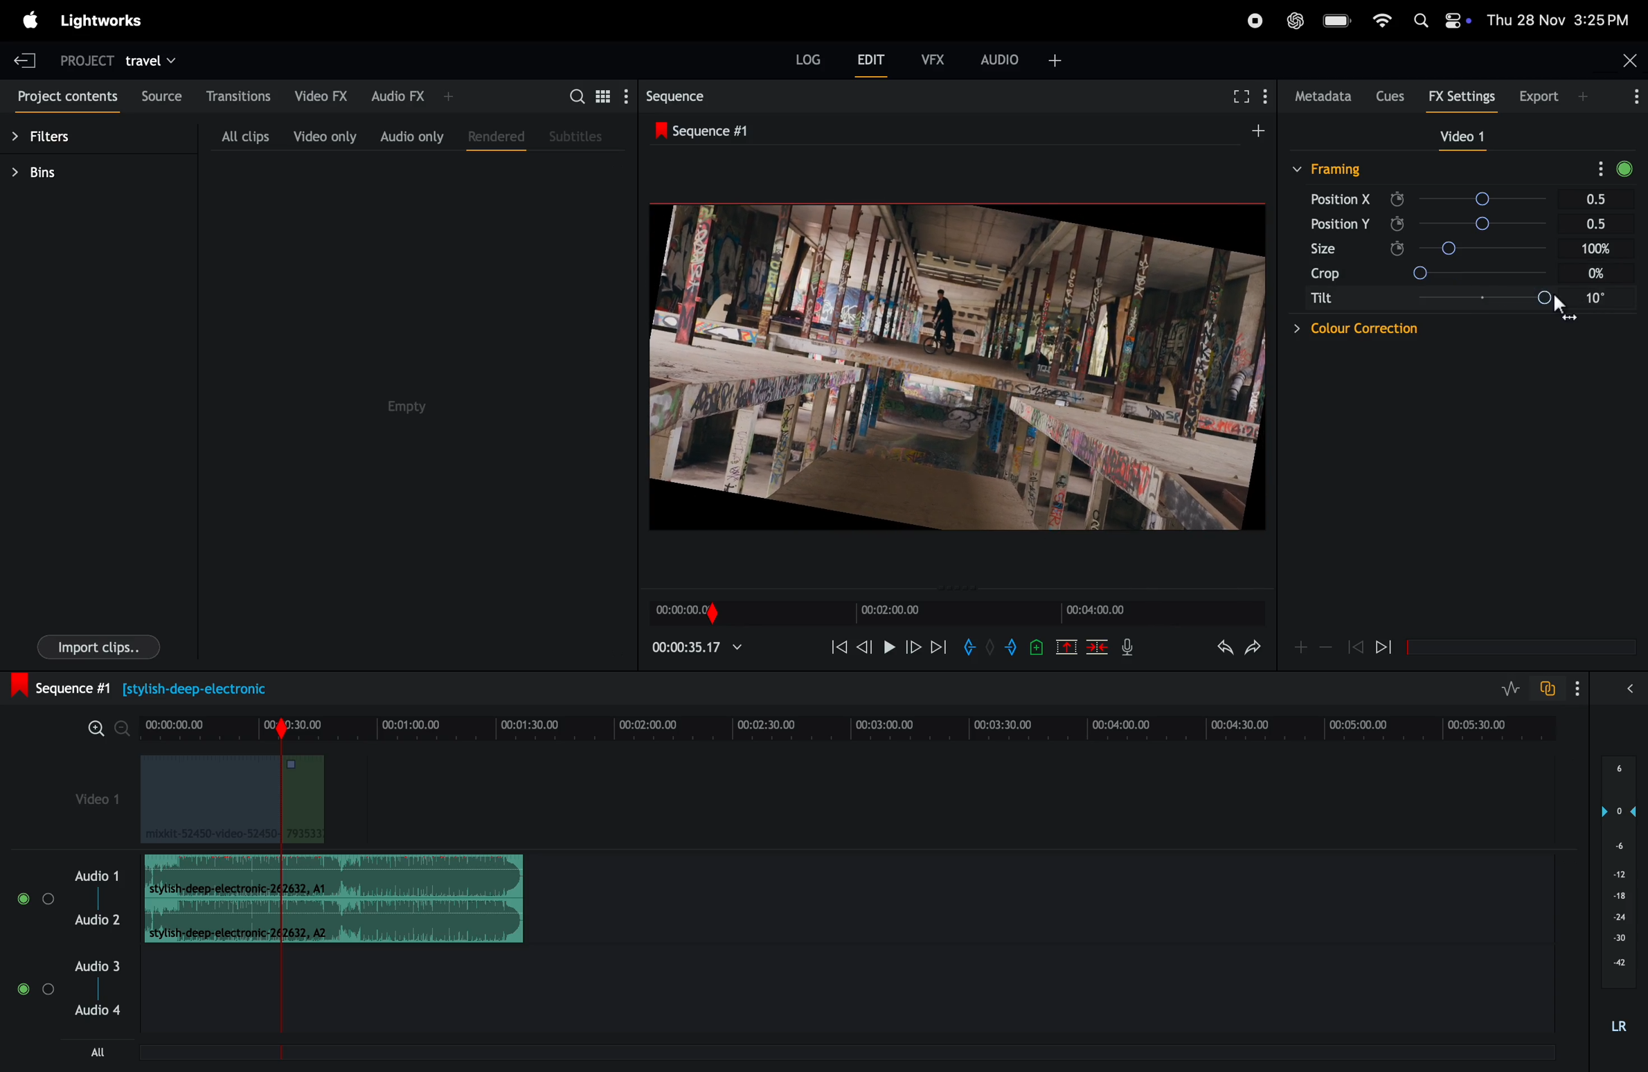 This screenshot has height=1072, width=1648. I want to click on output frames, so click(959, 366).